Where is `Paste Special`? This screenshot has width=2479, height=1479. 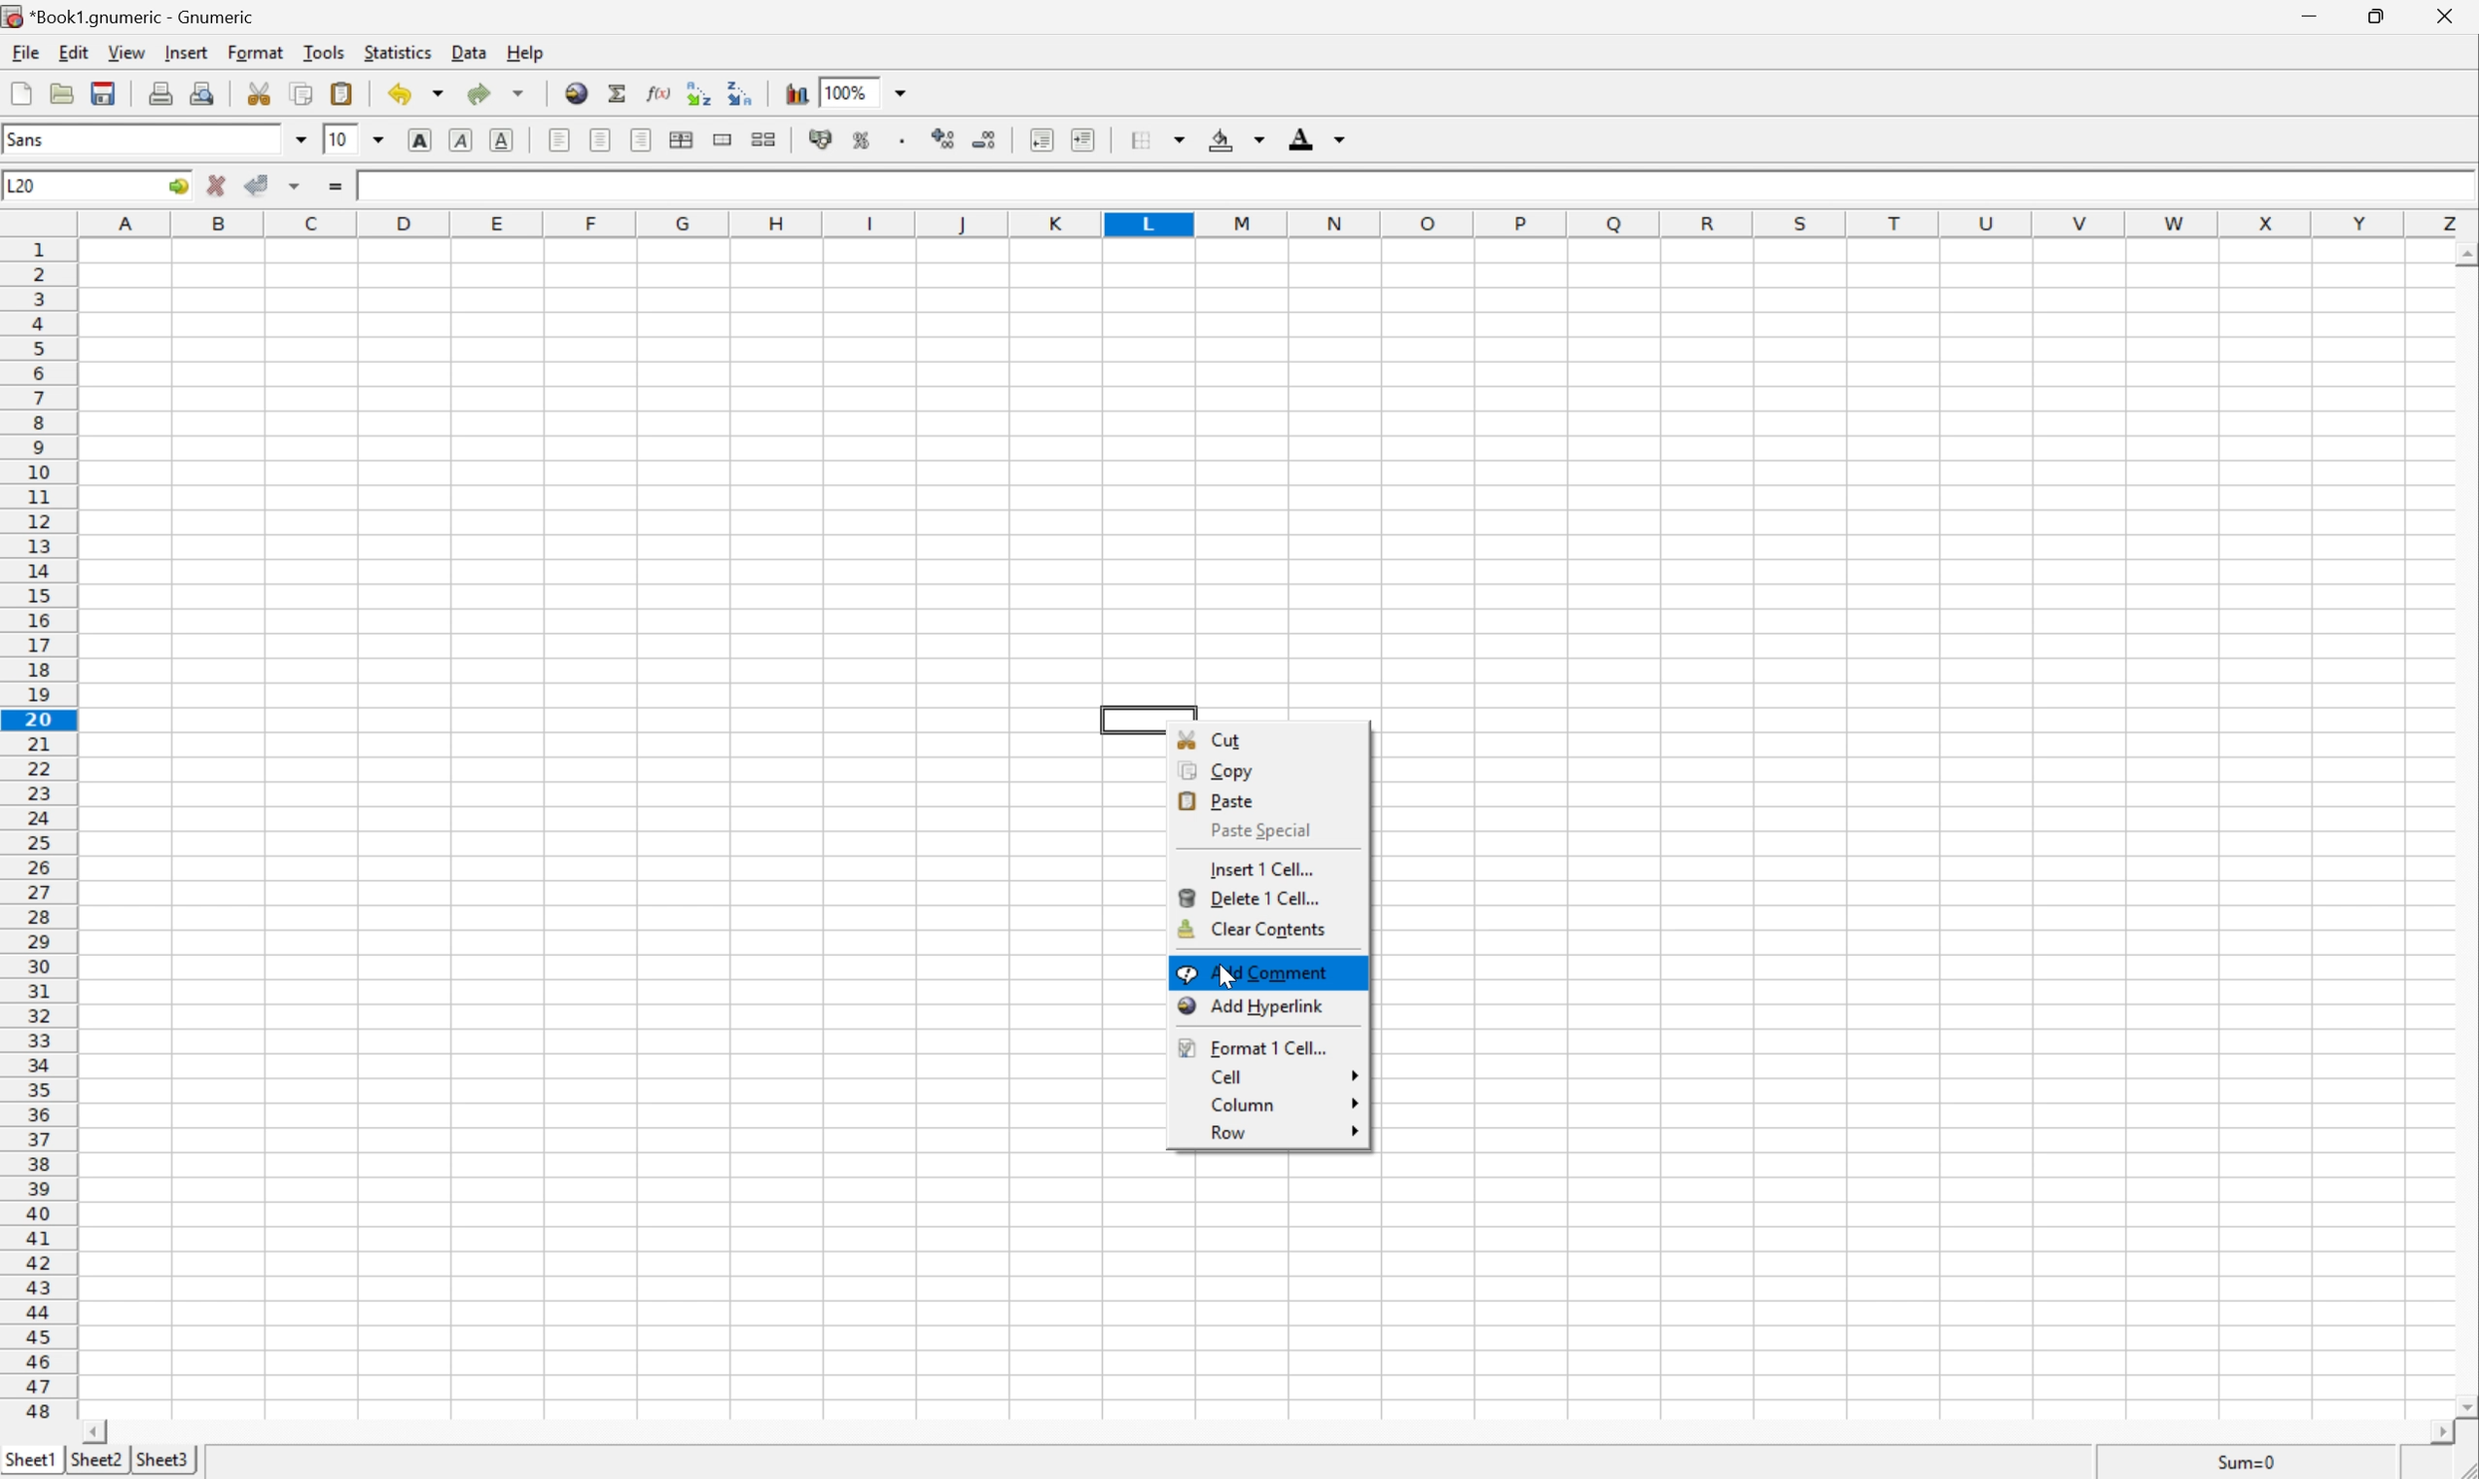 Paste Special is located at coordinates (1263, 830).